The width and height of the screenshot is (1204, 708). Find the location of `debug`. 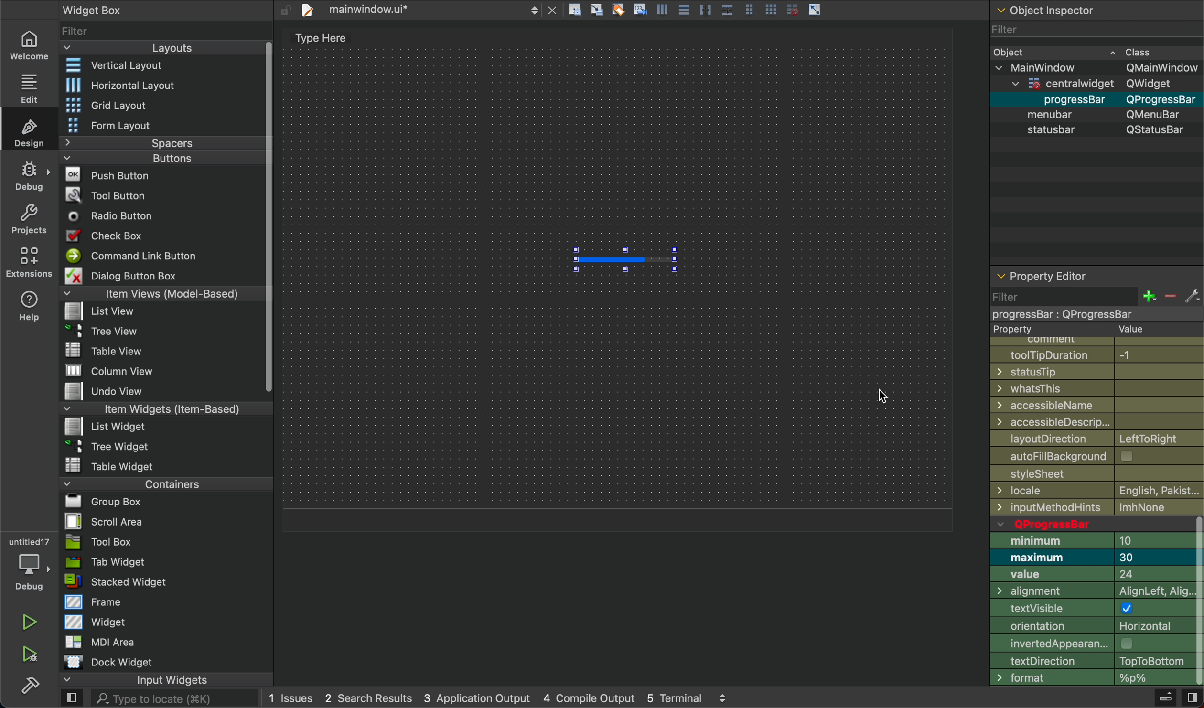

debug is located at coordinates (30, 176).